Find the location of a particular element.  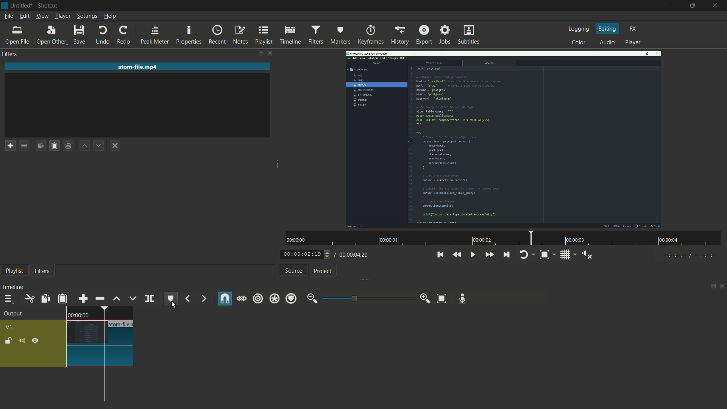

lift is located at coordinates (115, 298).